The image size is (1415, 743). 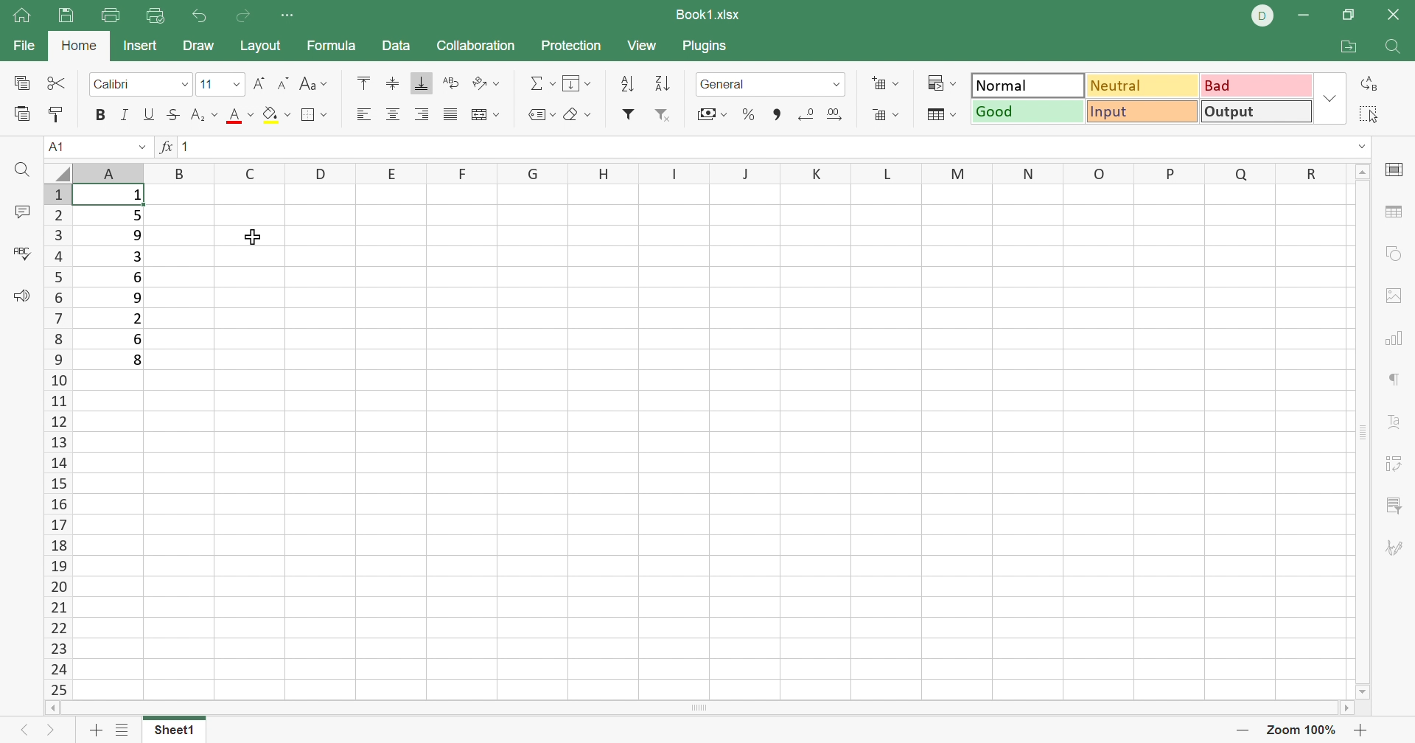 I want to click on Accounting style, so click(x=710, y=114).